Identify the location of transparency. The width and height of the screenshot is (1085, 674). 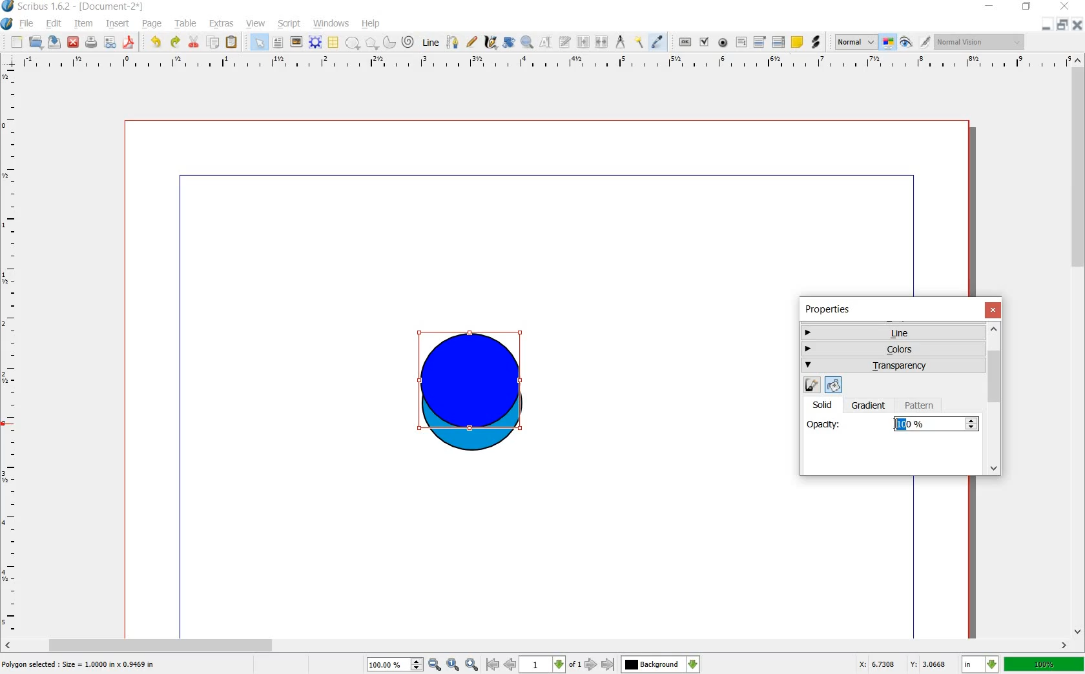
(894, 366).